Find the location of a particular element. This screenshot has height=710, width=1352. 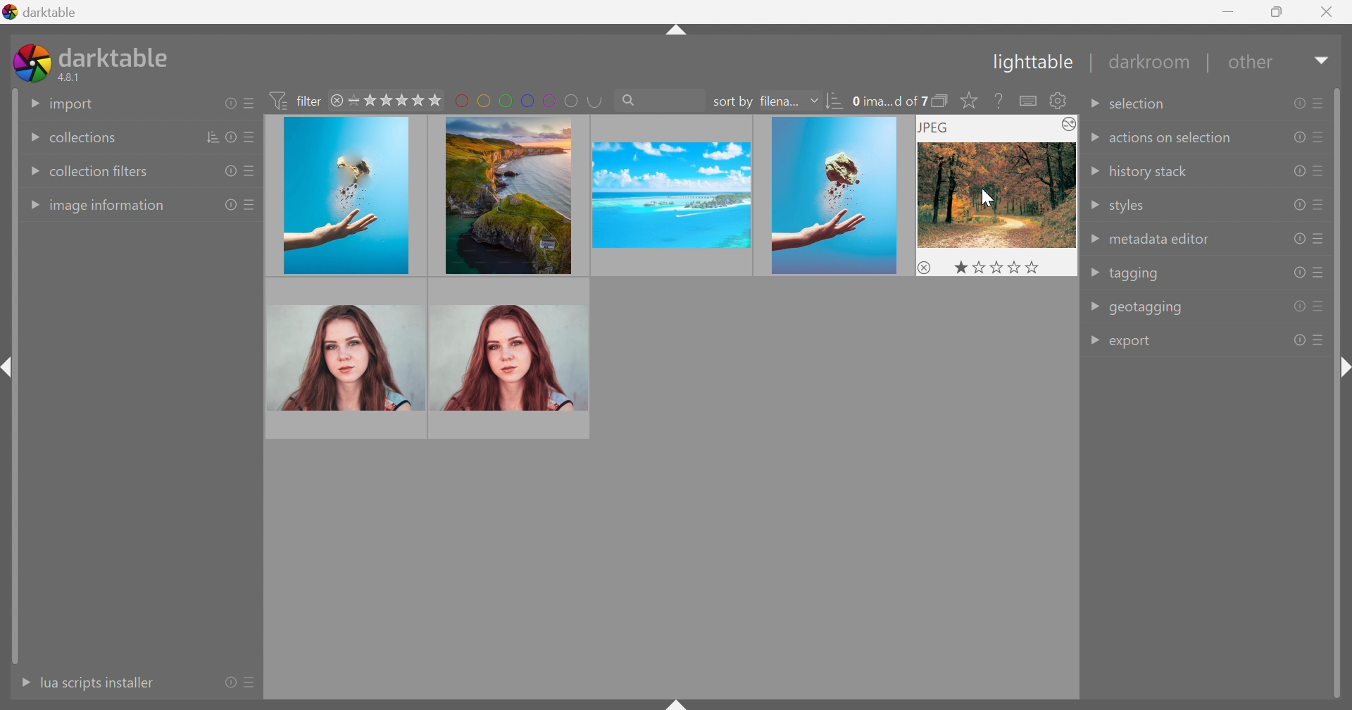

reset is located at coordinates (227, 172).